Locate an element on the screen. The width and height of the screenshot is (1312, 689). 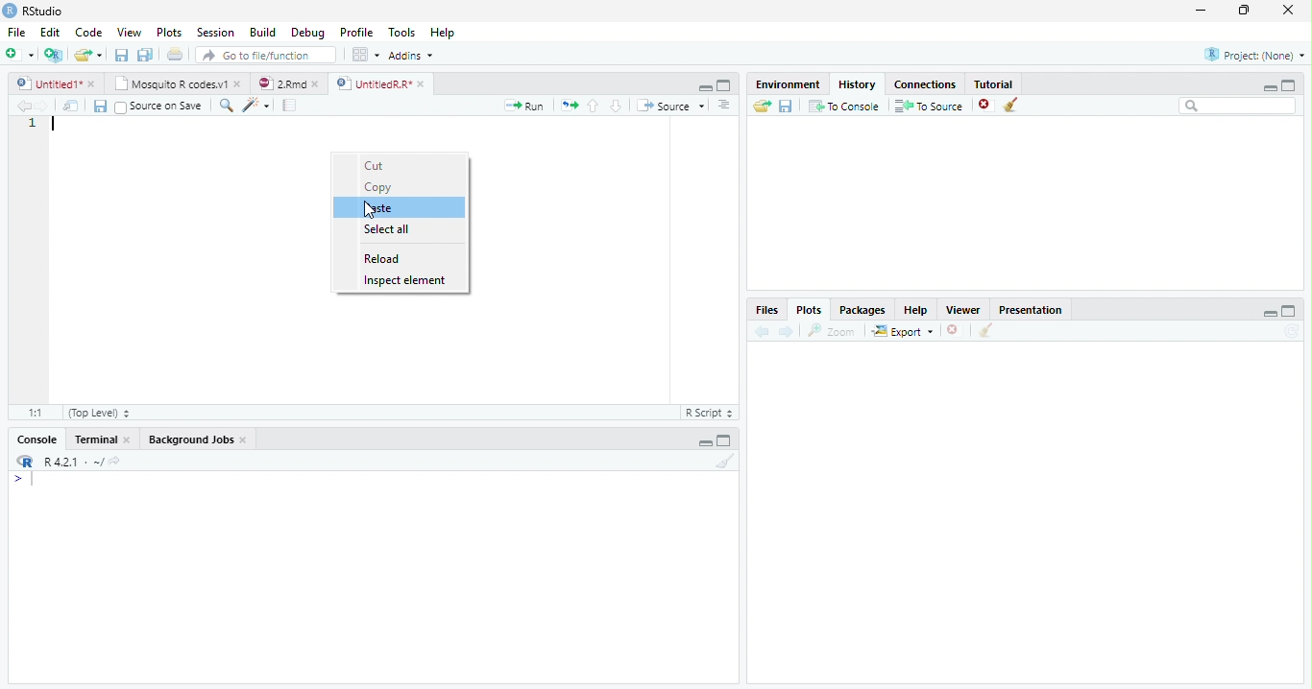
Select all is located at coordinates (390, 227).